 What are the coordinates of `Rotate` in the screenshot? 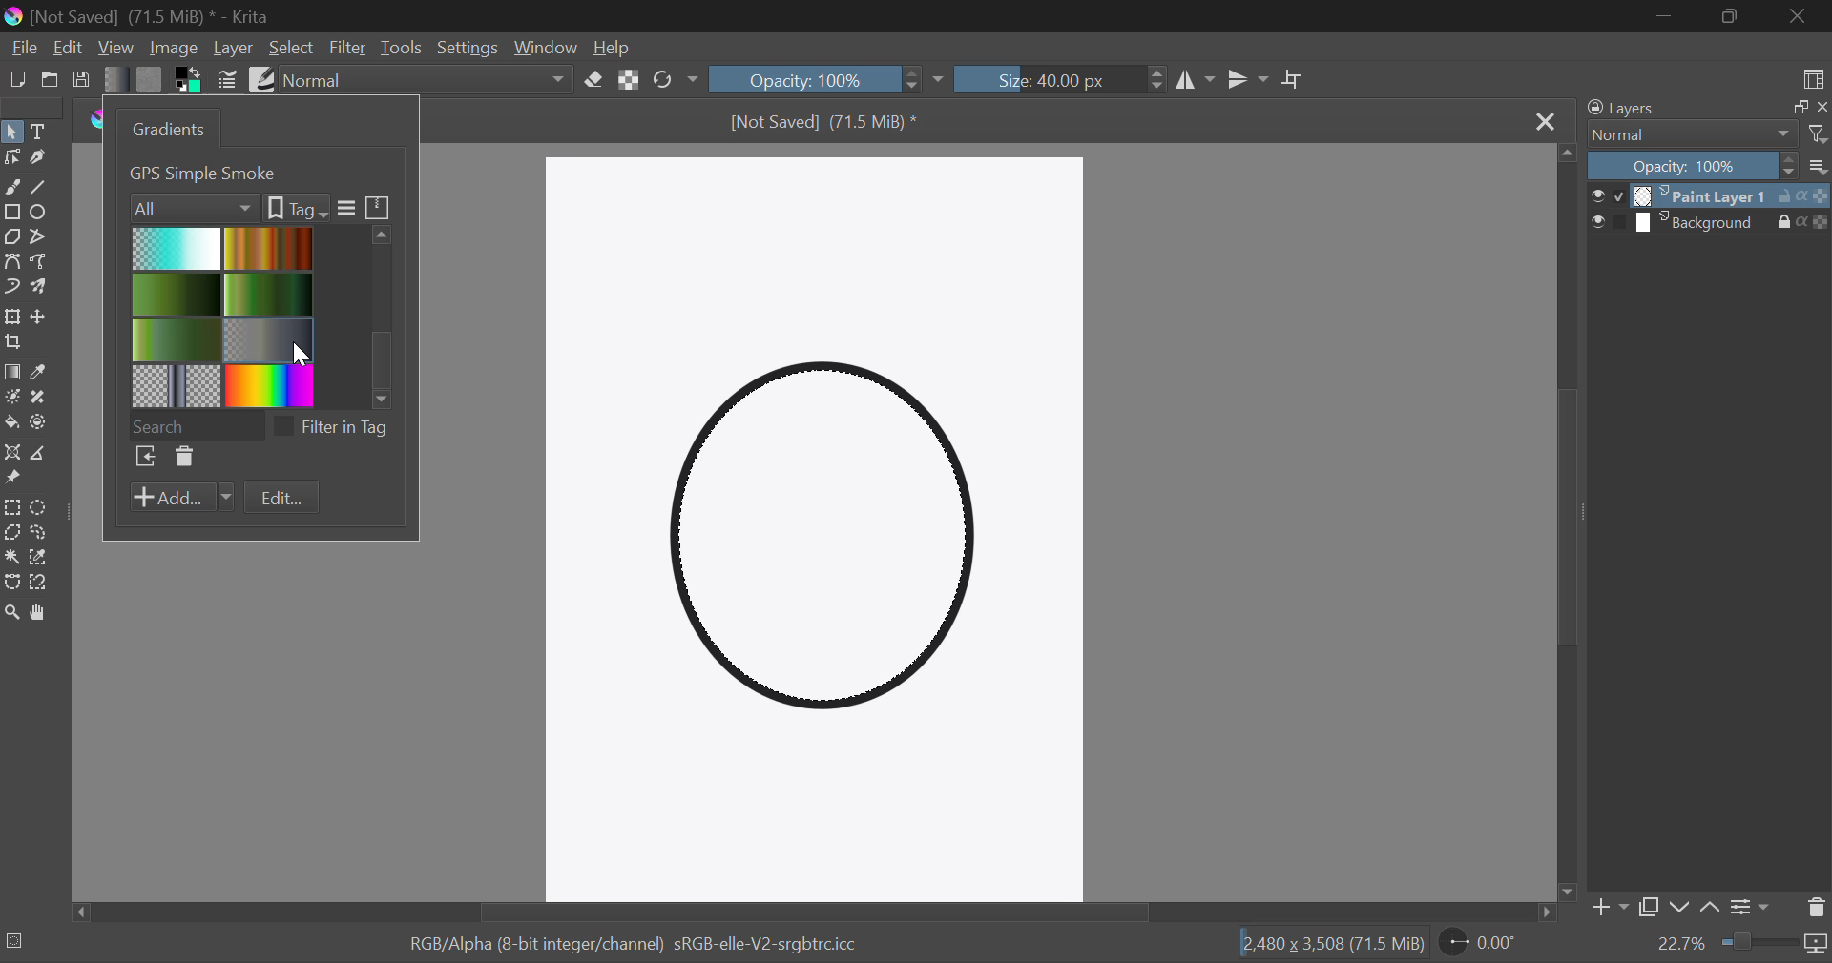 It's located at (674, 79).